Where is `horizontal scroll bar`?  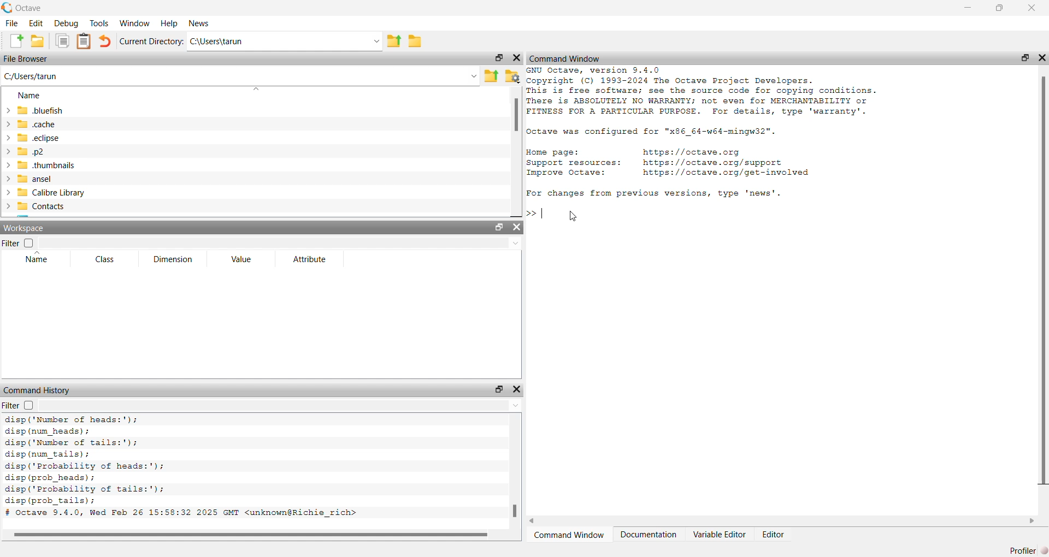
horizontal scroll bar is located at coordinates (783, 521).